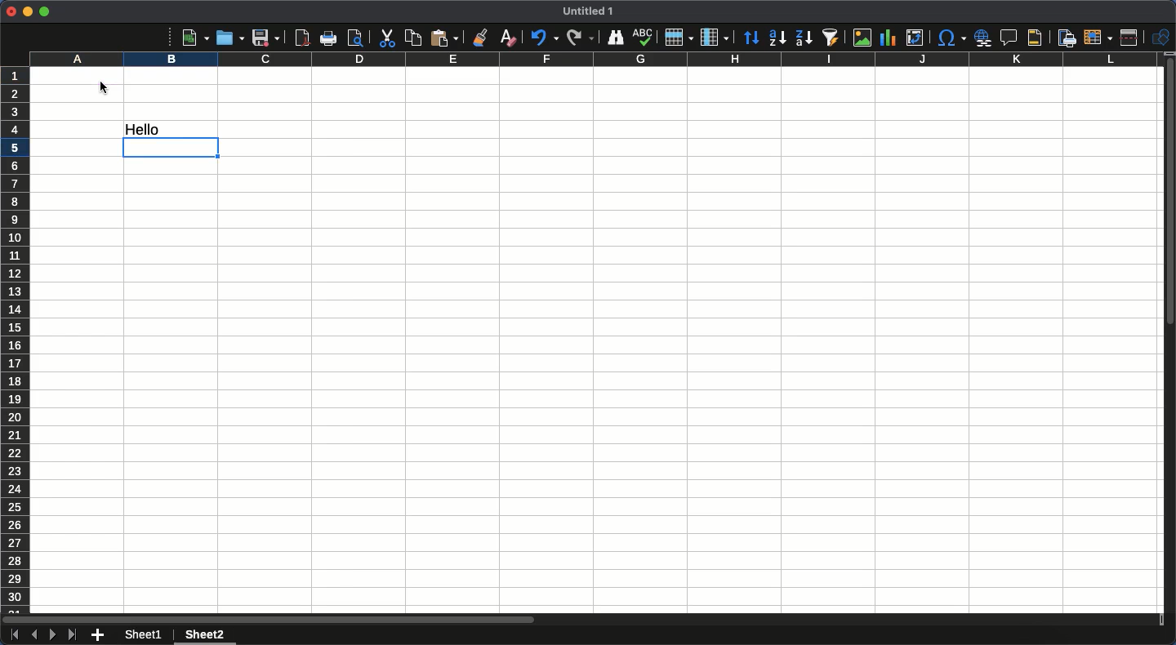  Describe the element at coordinates (355, 38) in the screenshot. I see `Print preview` at that location.